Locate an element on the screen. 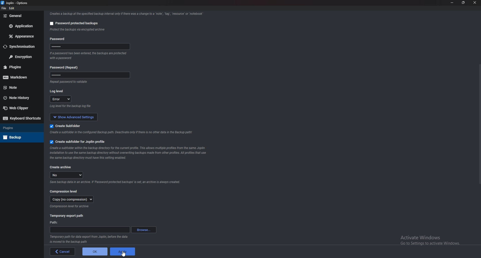 The image size is (481, 258). Note history is located at coordinates (21, 98).